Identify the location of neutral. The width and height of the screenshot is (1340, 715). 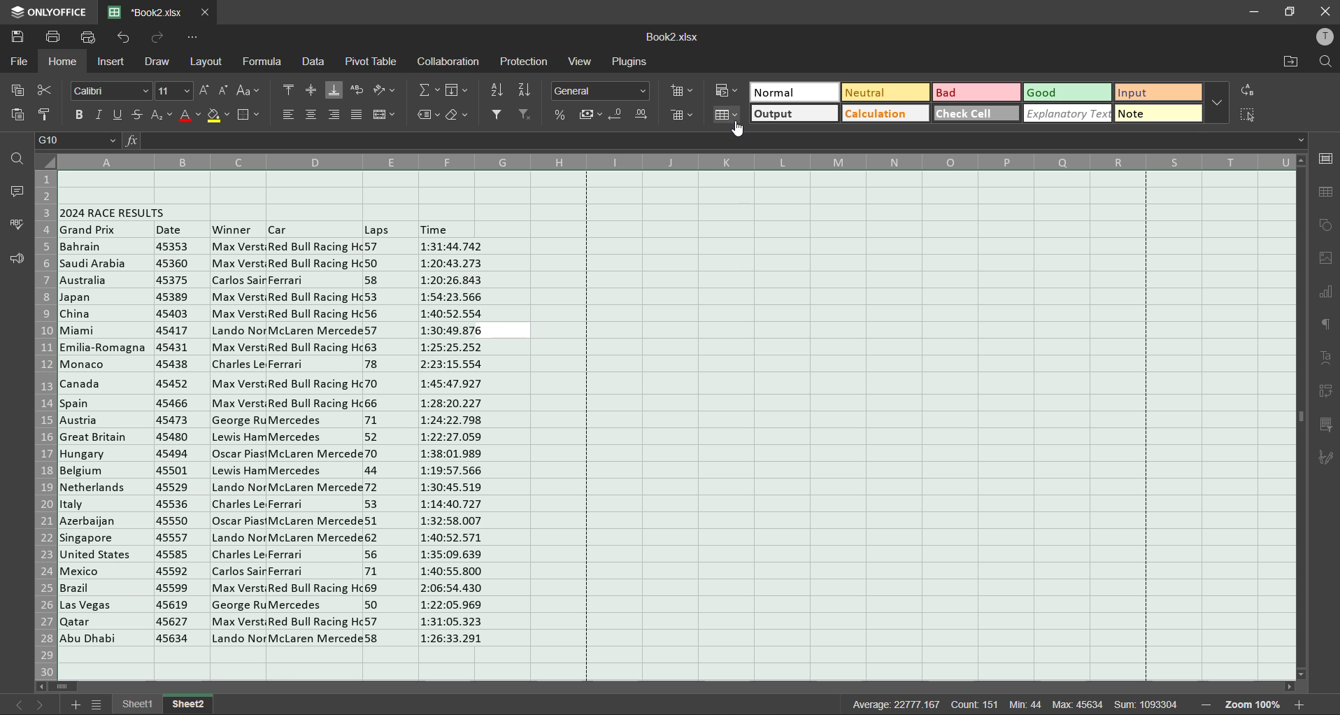
(884, 93).